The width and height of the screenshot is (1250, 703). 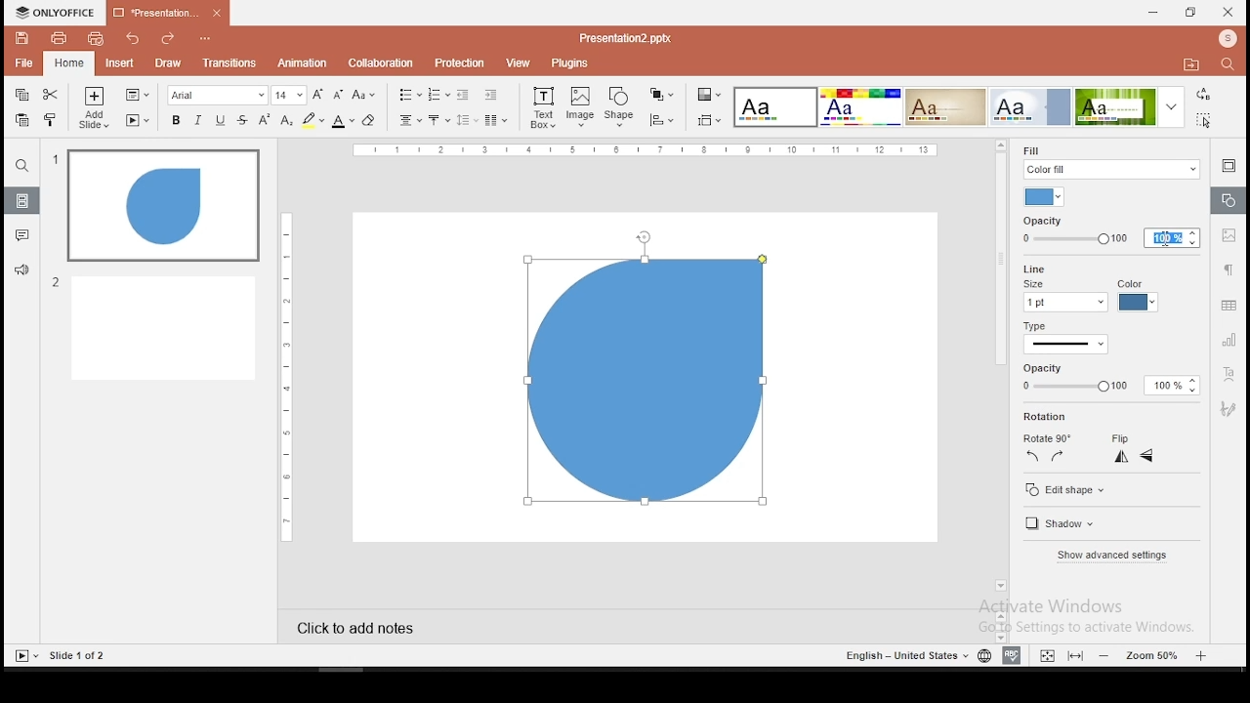 What do you see at coordinates (1075, 656) in the screenshot?
I see `fit to slide` at bounding box center [1075, 656].